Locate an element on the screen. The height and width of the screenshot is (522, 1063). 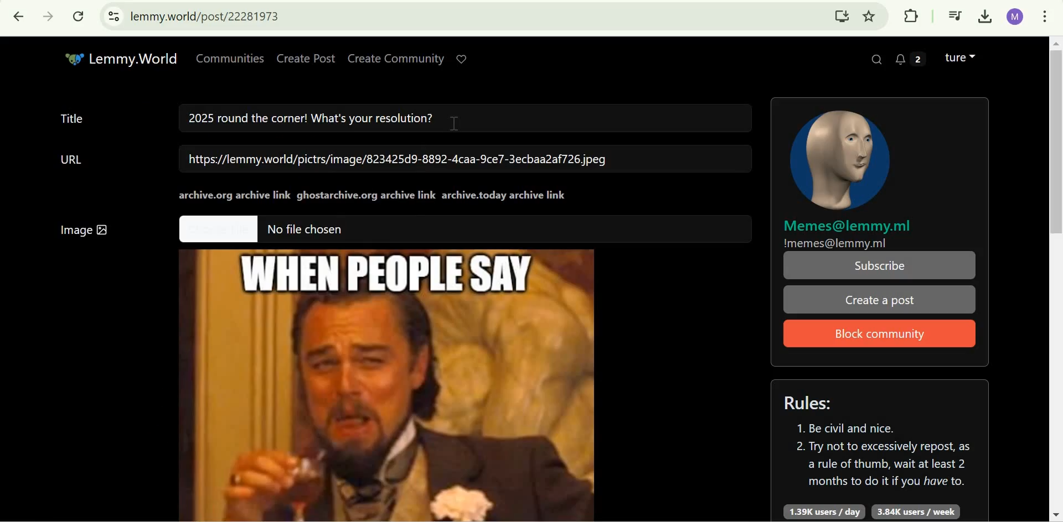
https://lemmy.world/pictrs/image/823425d9-8892-4caa-9ce7-3ecbaa2af726.jpeg is located at coordinates (398, 159).